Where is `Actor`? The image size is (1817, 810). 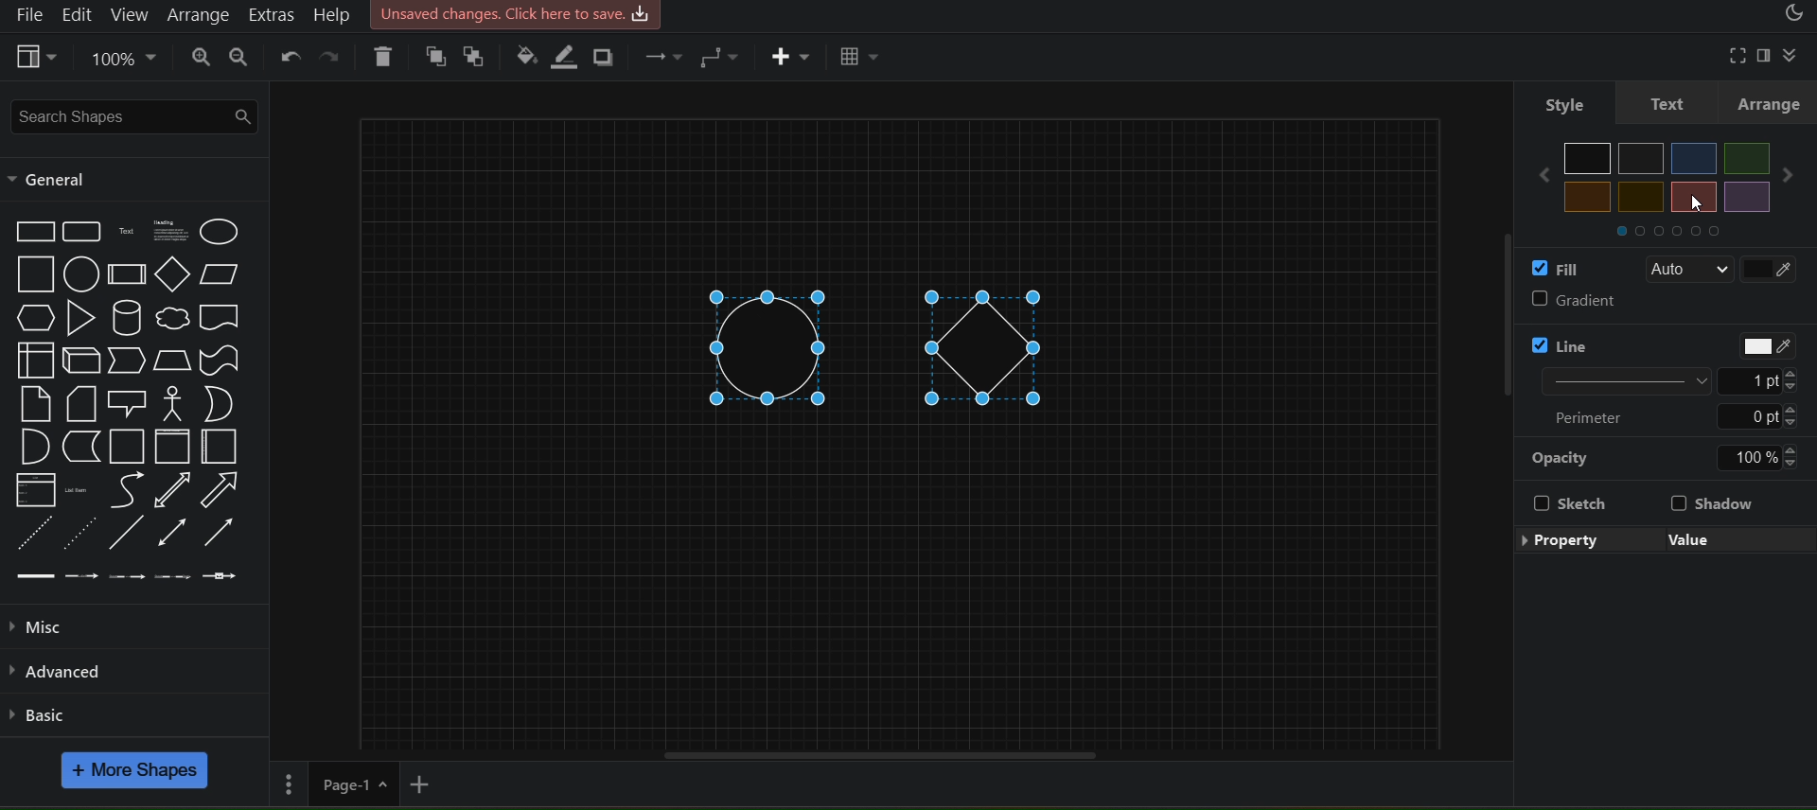
Actor is located at coordinates (173, 402).